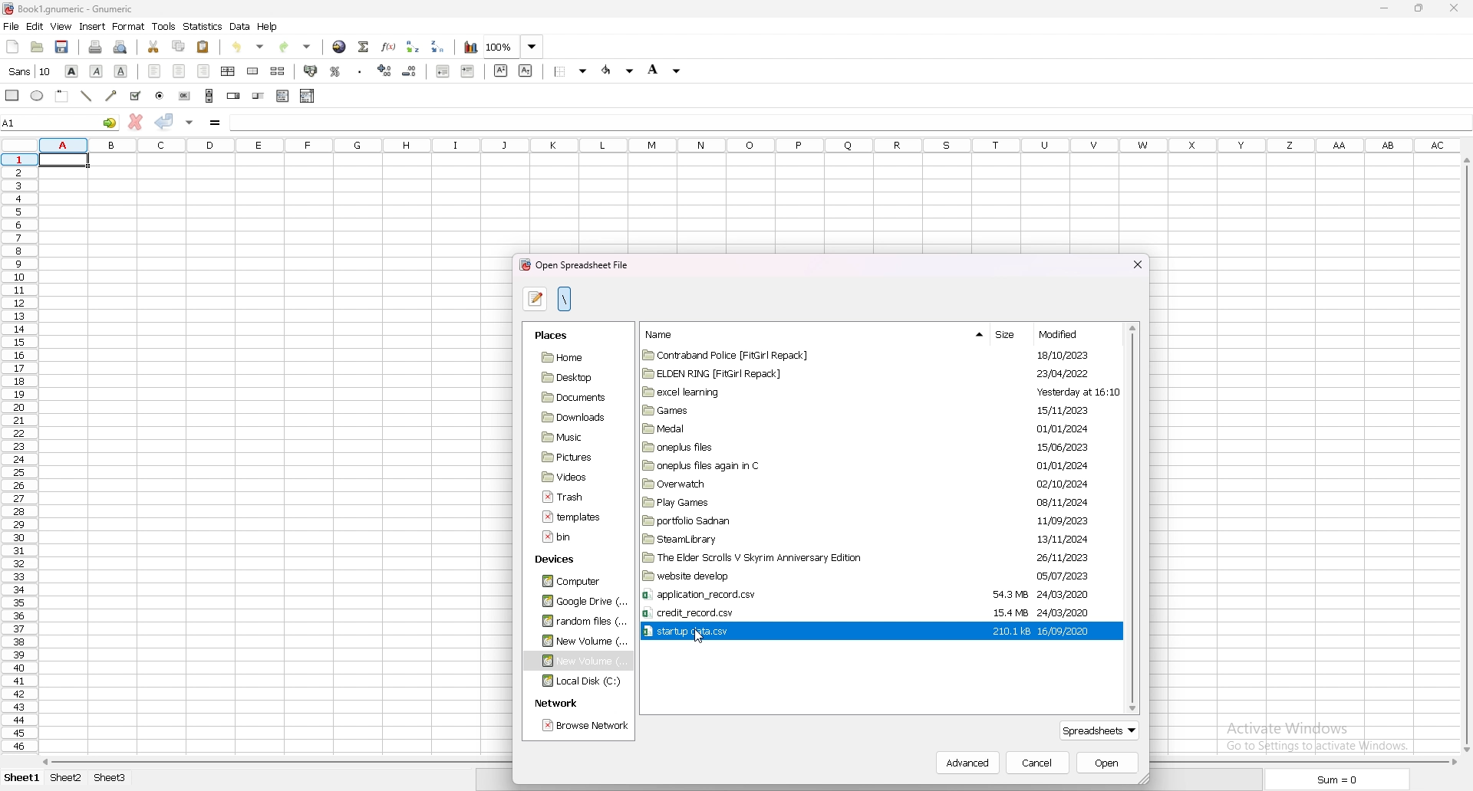 The height and width of the screenshot is (791, 1473). What do you see at coordinates (153, 48) in the screenshot?
I see `cut` at bounding box center [153, 48].